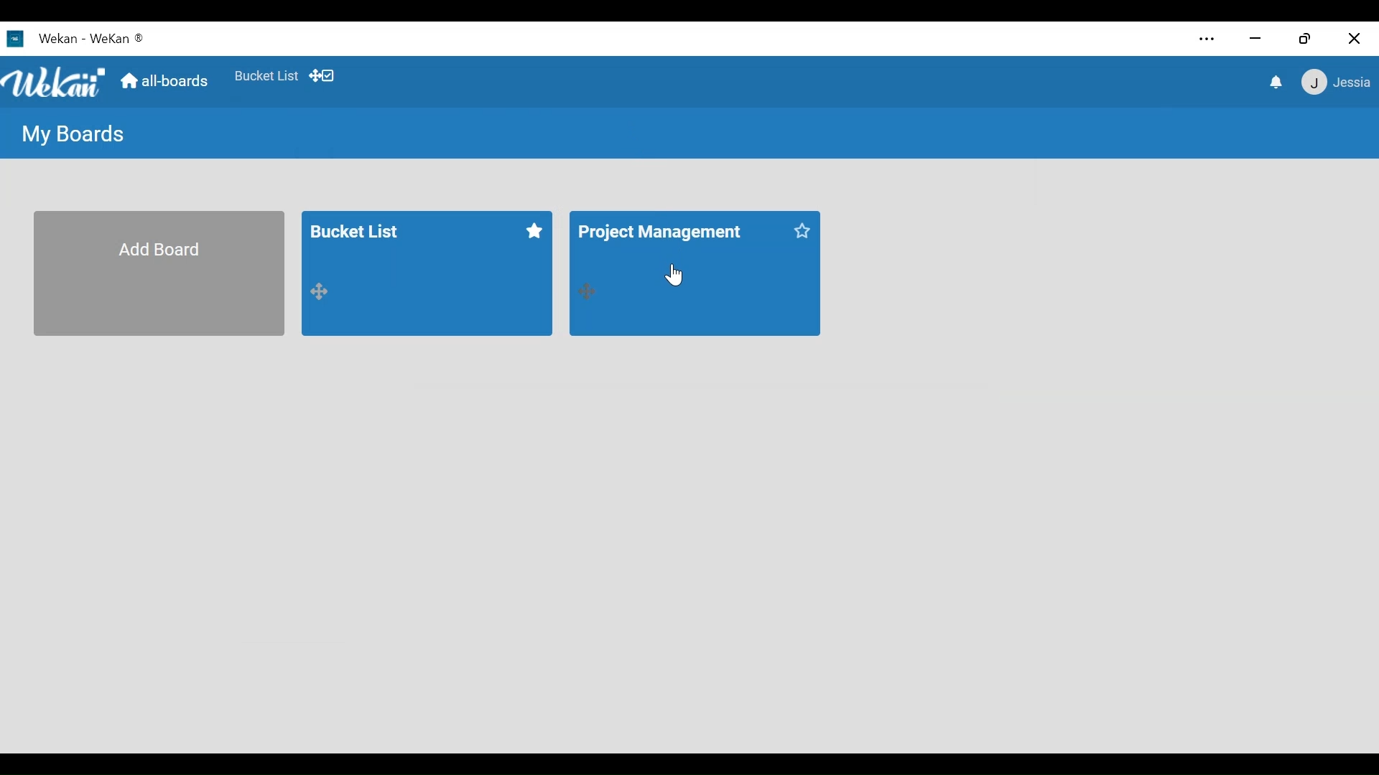 The width and height of the screenshot is (1379, 775). What do you see at coordinates (14, 38) in the screenshot?
I see `wekan icon` at bounding box center [14, 38].